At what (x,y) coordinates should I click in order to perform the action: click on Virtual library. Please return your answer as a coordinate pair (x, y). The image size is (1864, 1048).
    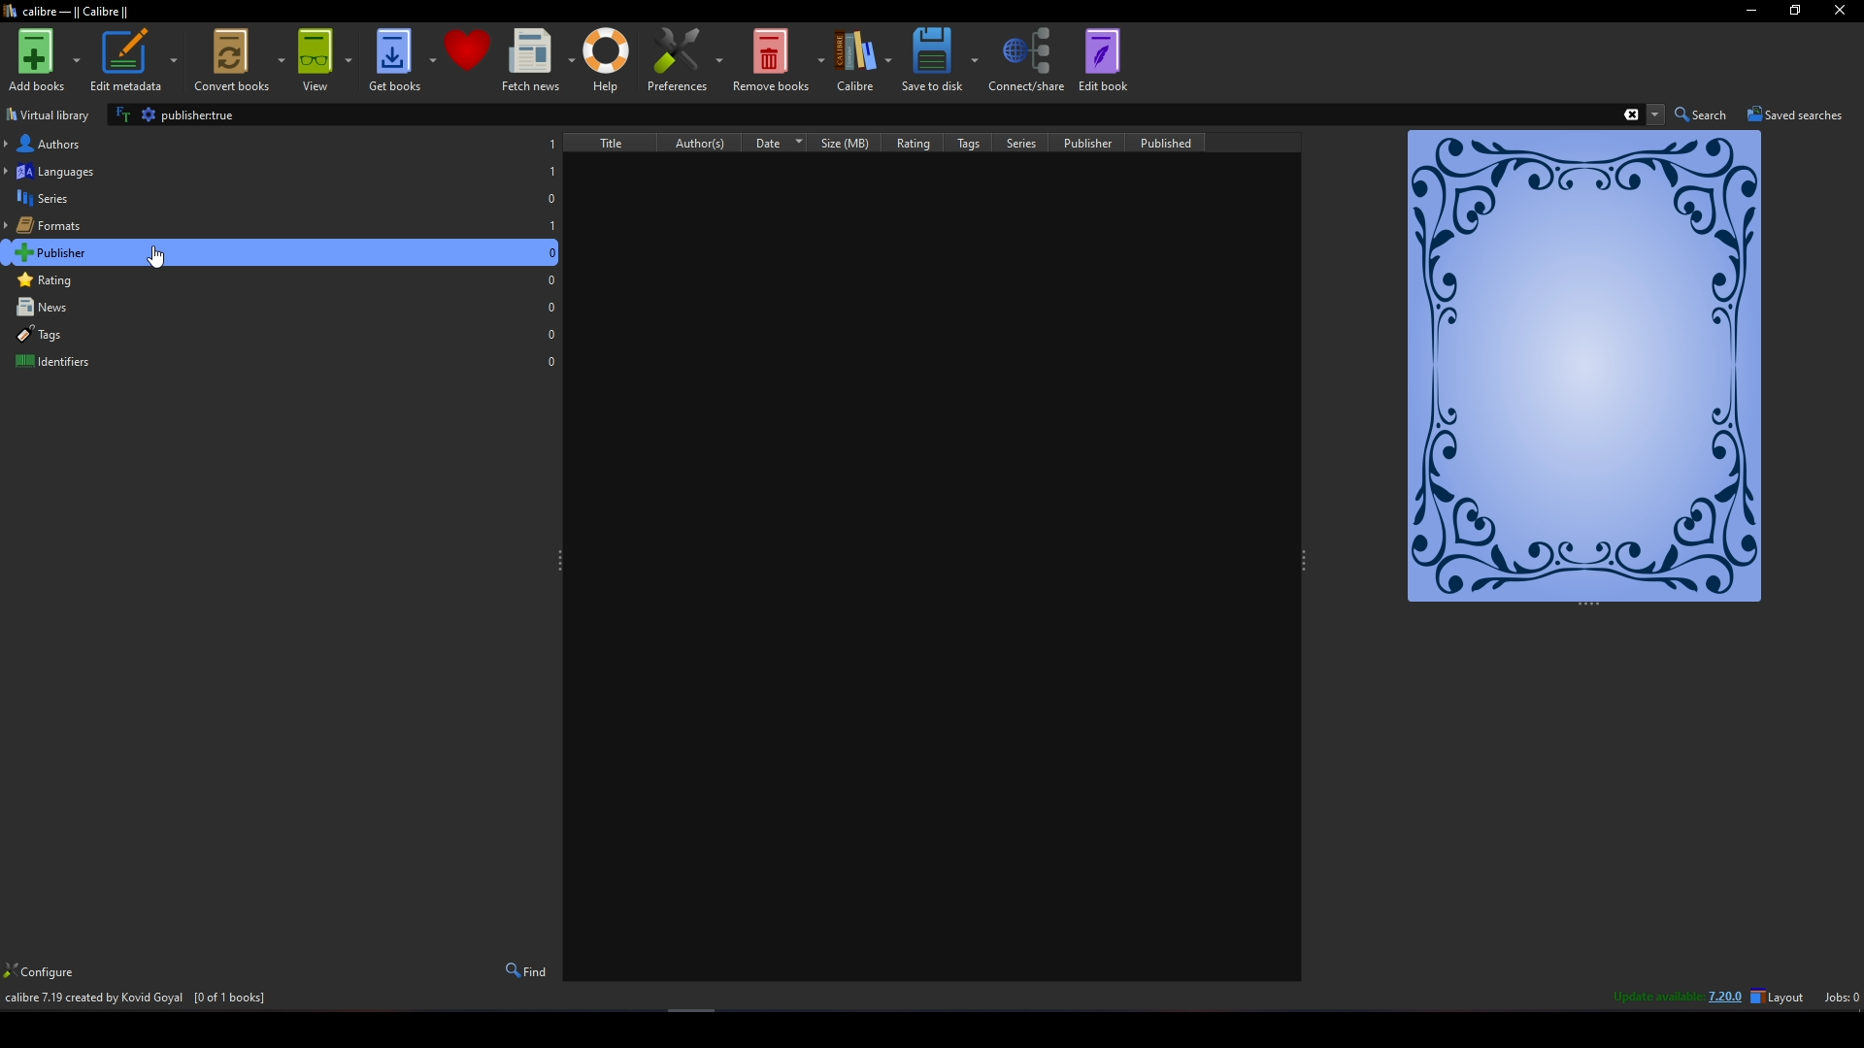
    Looking at the image, I should click on (50, 115).